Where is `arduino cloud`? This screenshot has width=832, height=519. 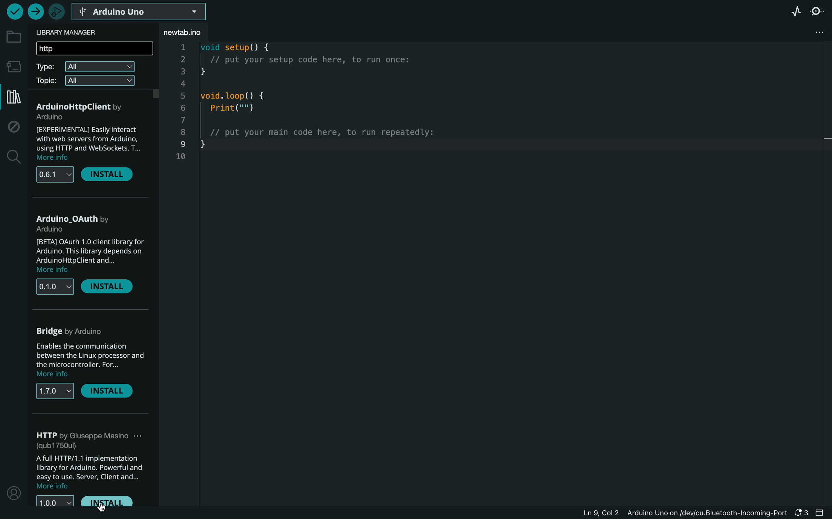
arduino cloud is located at coordinates (83, 333).